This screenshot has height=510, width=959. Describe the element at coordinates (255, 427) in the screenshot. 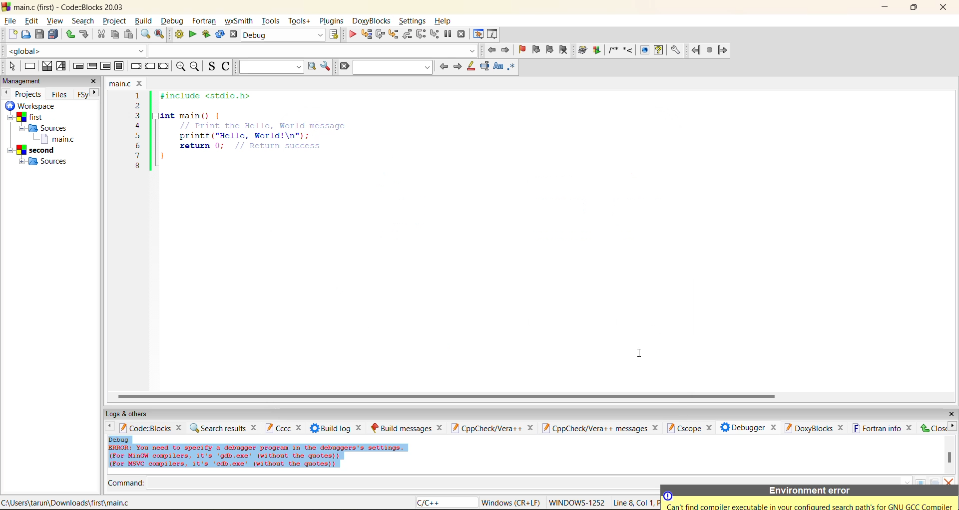

I see `close` at that location.